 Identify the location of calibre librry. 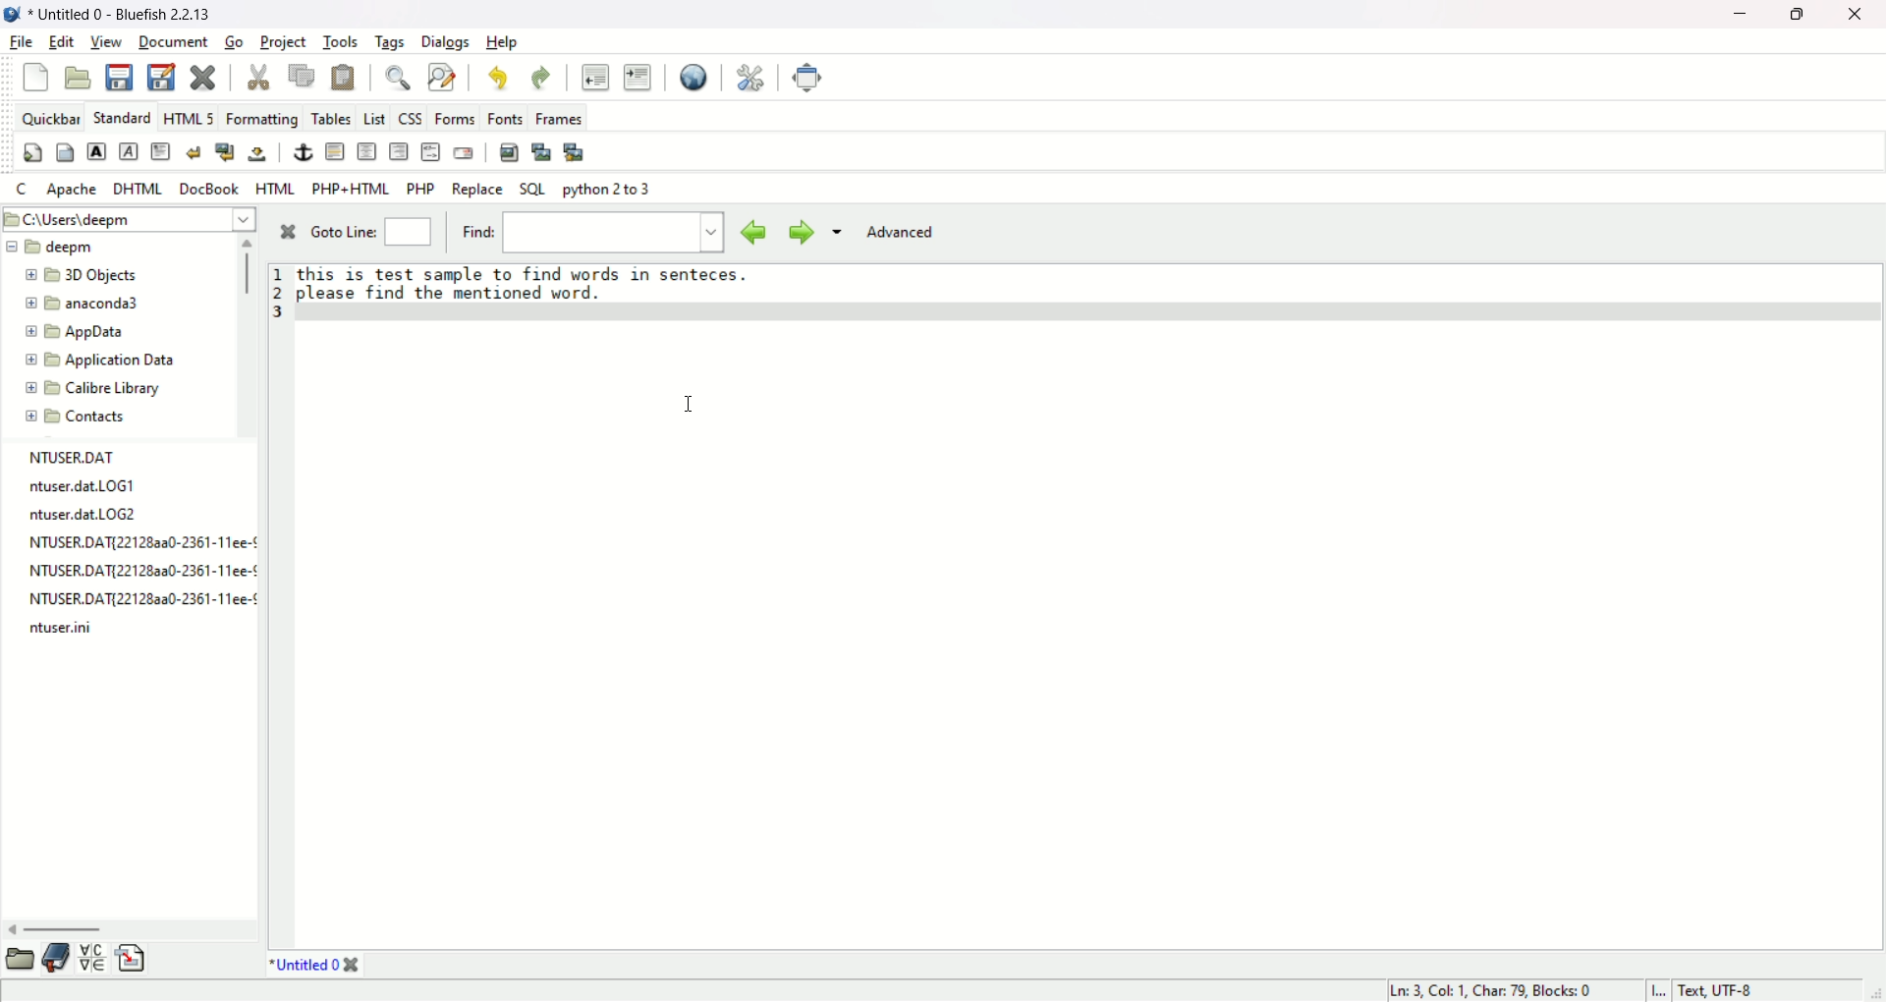
(92, 391).